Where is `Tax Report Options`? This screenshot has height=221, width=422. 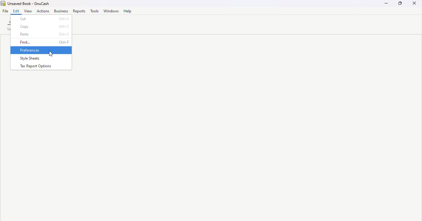 Tax Report Options is located at coordinates (42, 67).